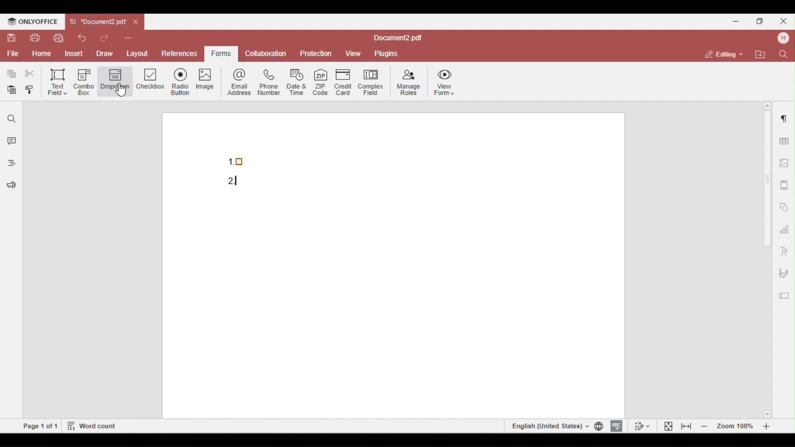 The height and width of the screenshot is (447, 795). What do you see at coordinates (782, 38) in the screenshot?
I see `account` at bounding box center [782, 38].